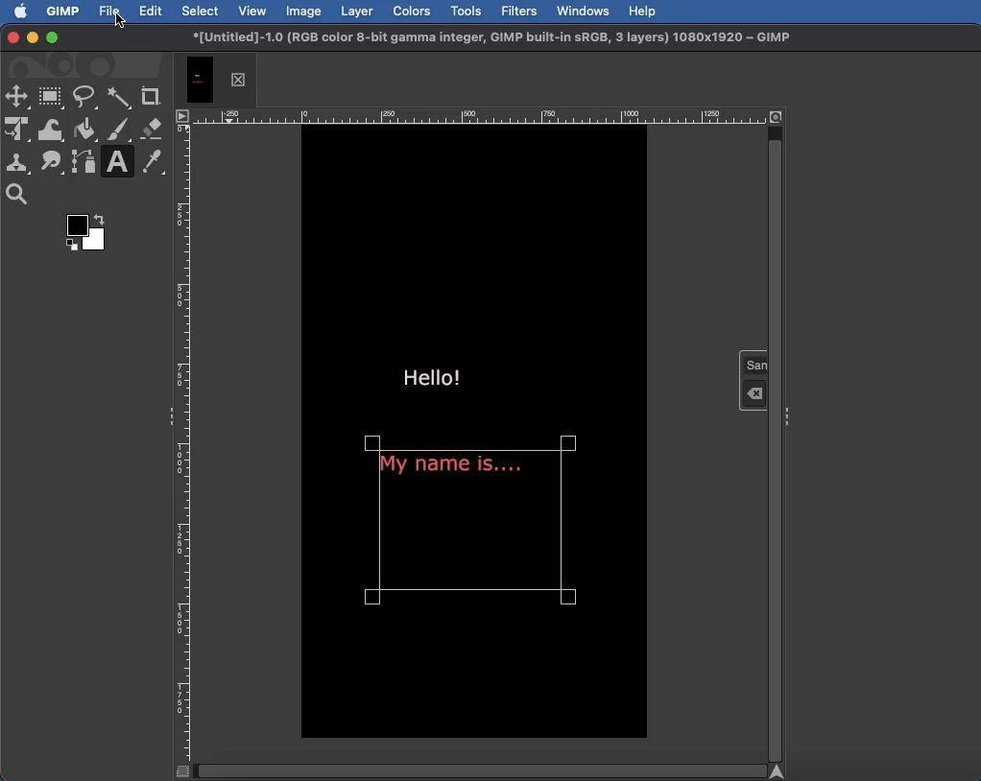 The image size is (981, 781). I want to click on GIMP project, so click(490, 38).